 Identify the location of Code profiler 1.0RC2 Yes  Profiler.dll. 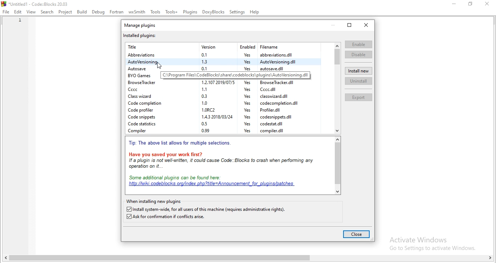
(204, 110).